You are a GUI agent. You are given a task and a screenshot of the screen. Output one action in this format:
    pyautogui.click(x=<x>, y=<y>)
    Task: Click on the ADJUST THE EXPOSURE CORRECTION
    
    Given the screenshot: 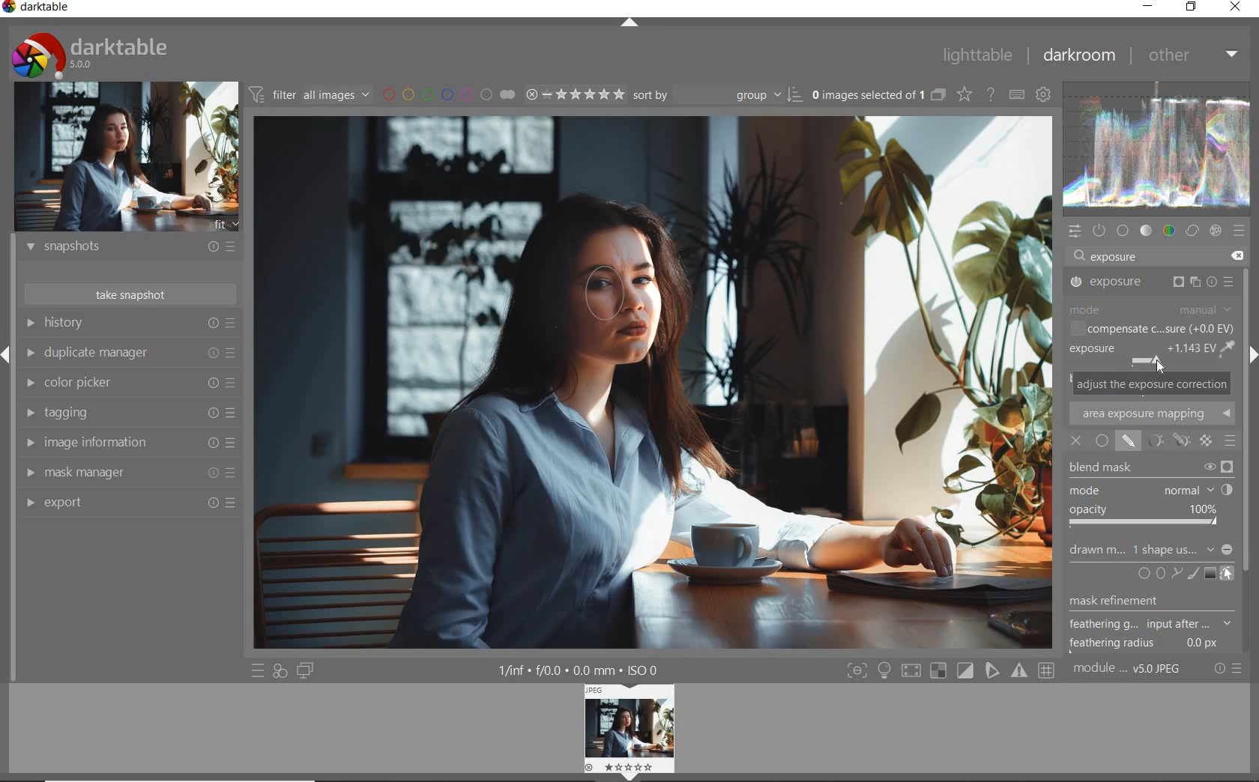 What is the action you would take?
    pyautogui.click(x=1152, y=383)
    